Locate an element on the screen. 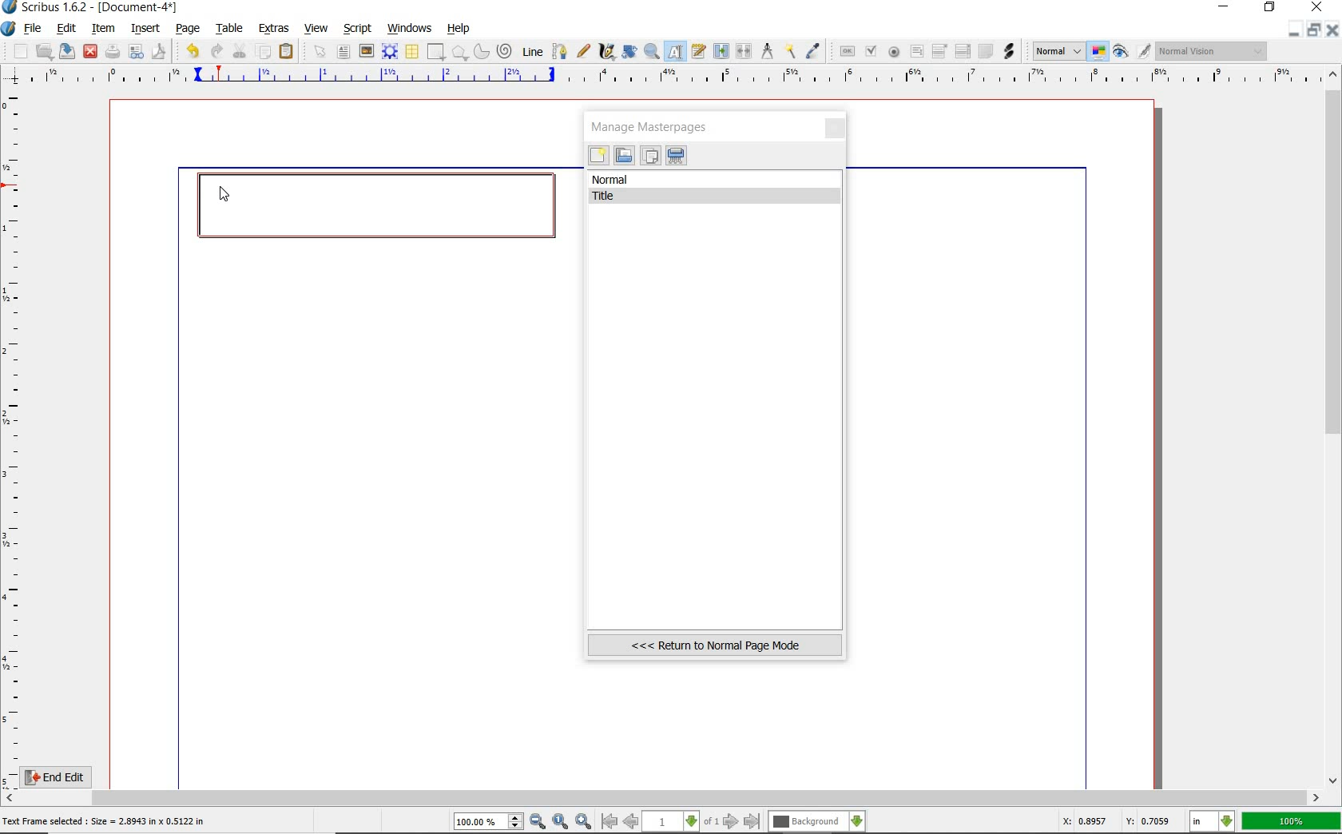 The height and width of the screenshot is (834, 1342). redo is located at coordinates (216, 50).